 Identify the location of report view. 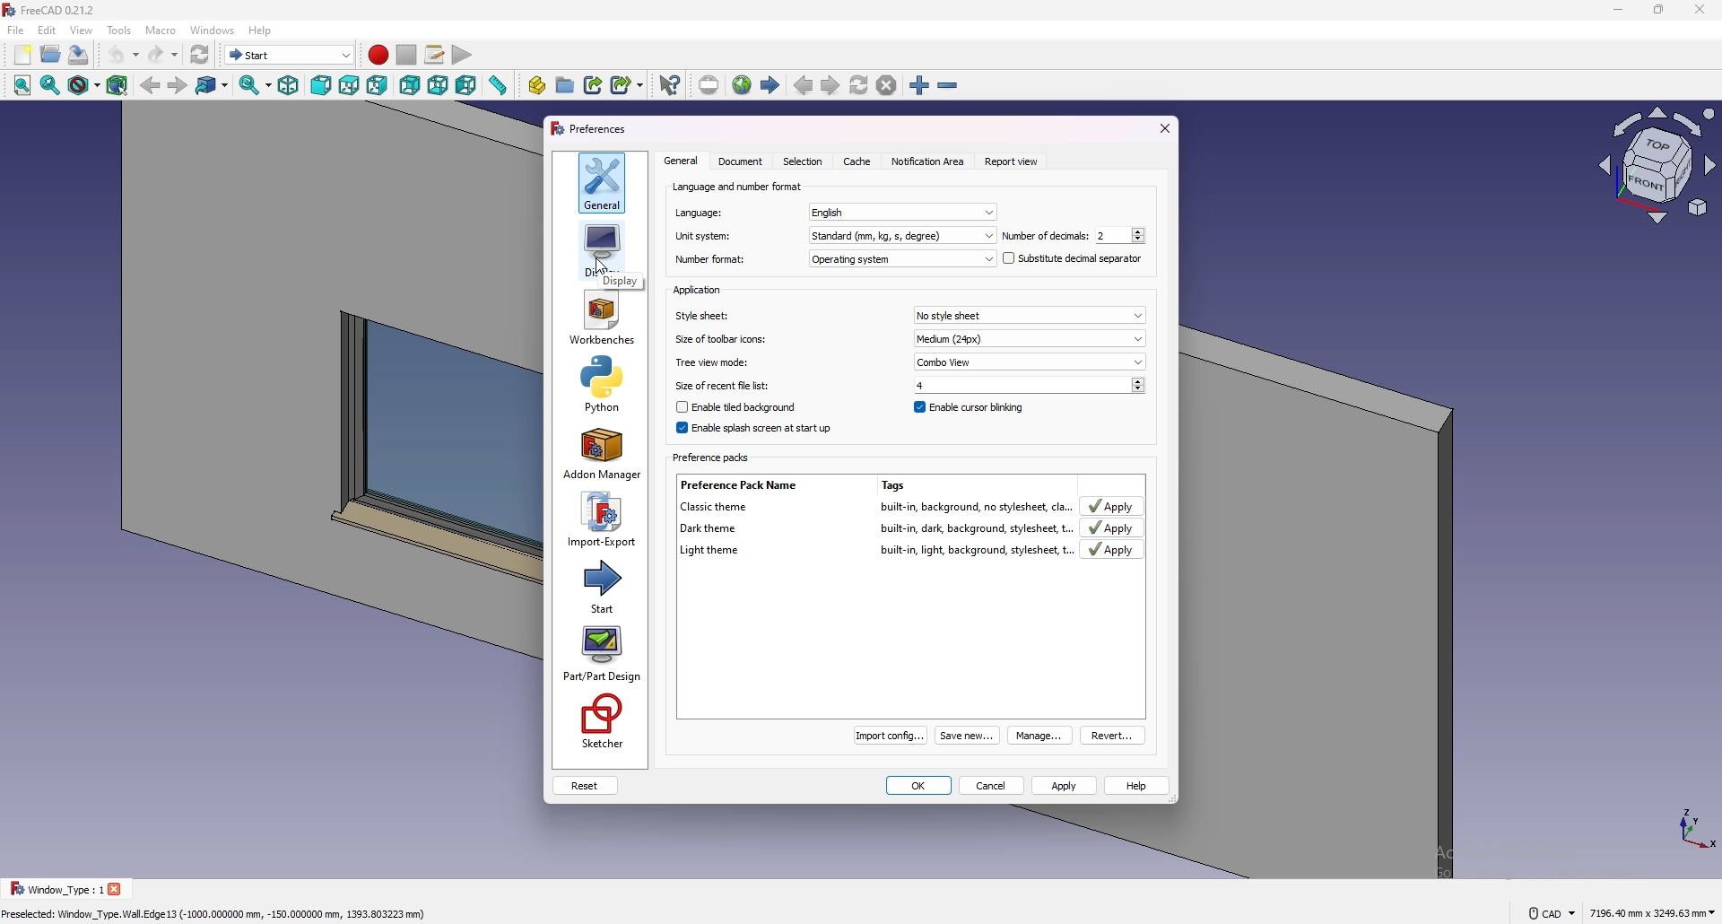
(1012, 161).